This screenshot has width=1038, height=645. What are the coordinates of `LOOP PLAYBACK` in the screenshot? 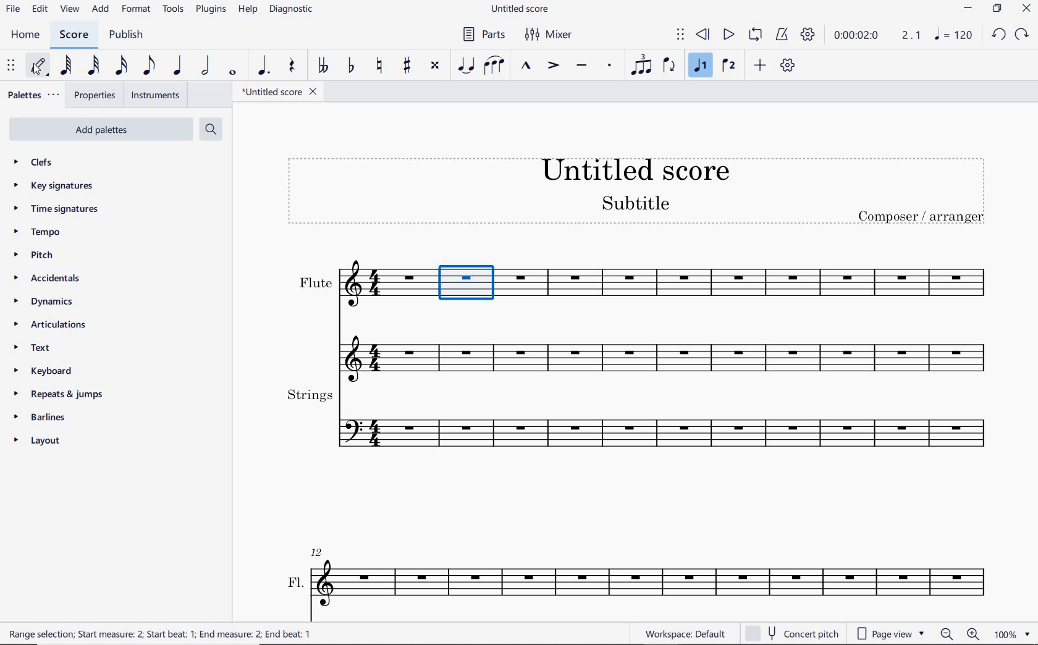 It's located at (757, 36).